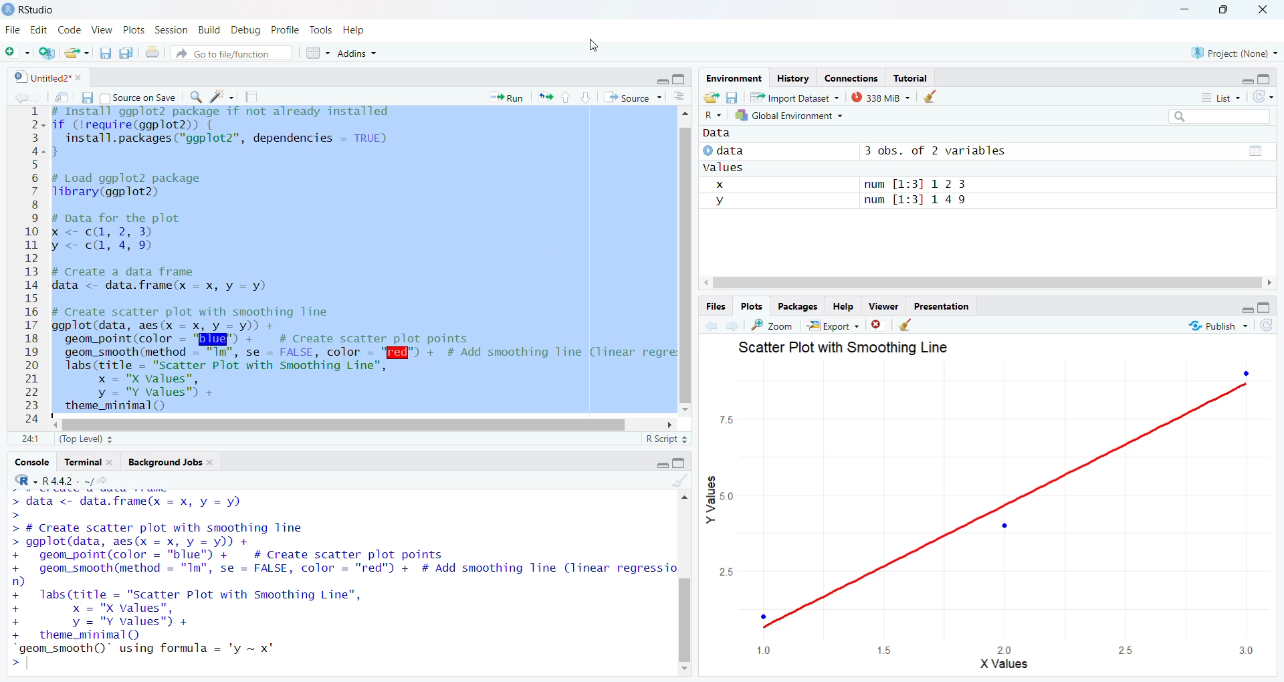 This screenshot has width=1284, height=682. What do you see at coordinates (90, 462) in the screenshot?
I see `Terminal` at bounding box center [90, 462].